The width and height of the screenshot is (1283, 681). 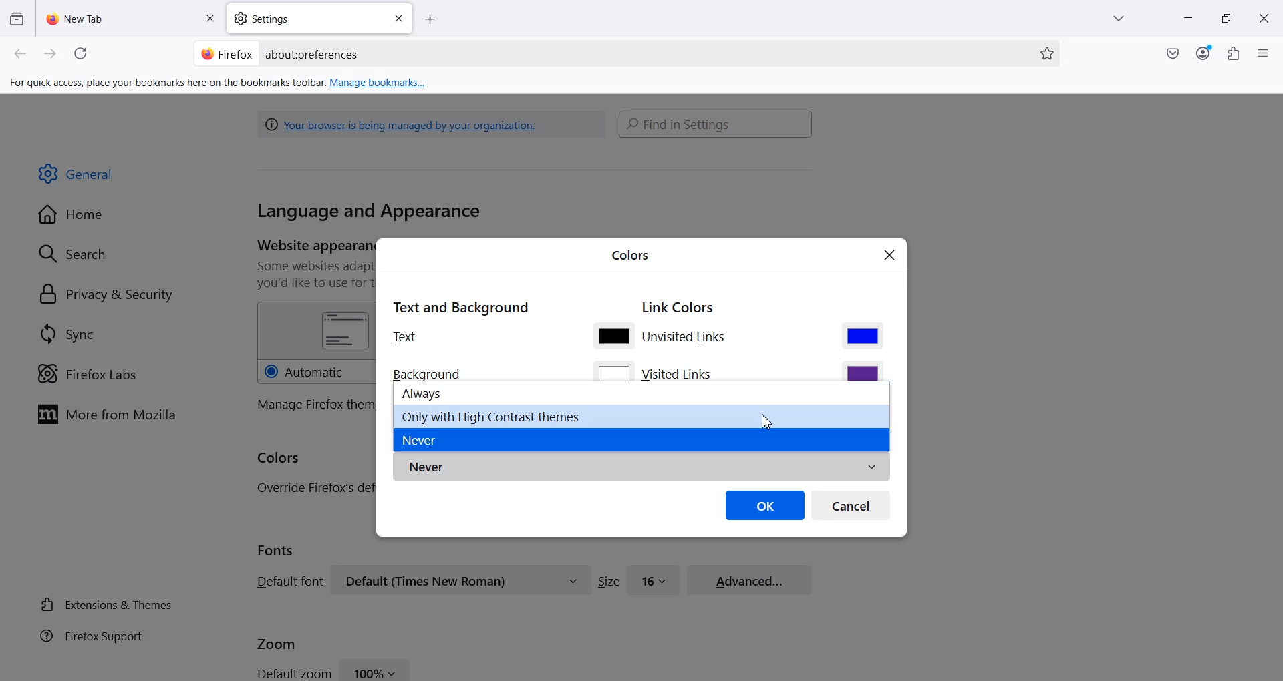 I want to click on Fonts, so click(x=276, y=550).